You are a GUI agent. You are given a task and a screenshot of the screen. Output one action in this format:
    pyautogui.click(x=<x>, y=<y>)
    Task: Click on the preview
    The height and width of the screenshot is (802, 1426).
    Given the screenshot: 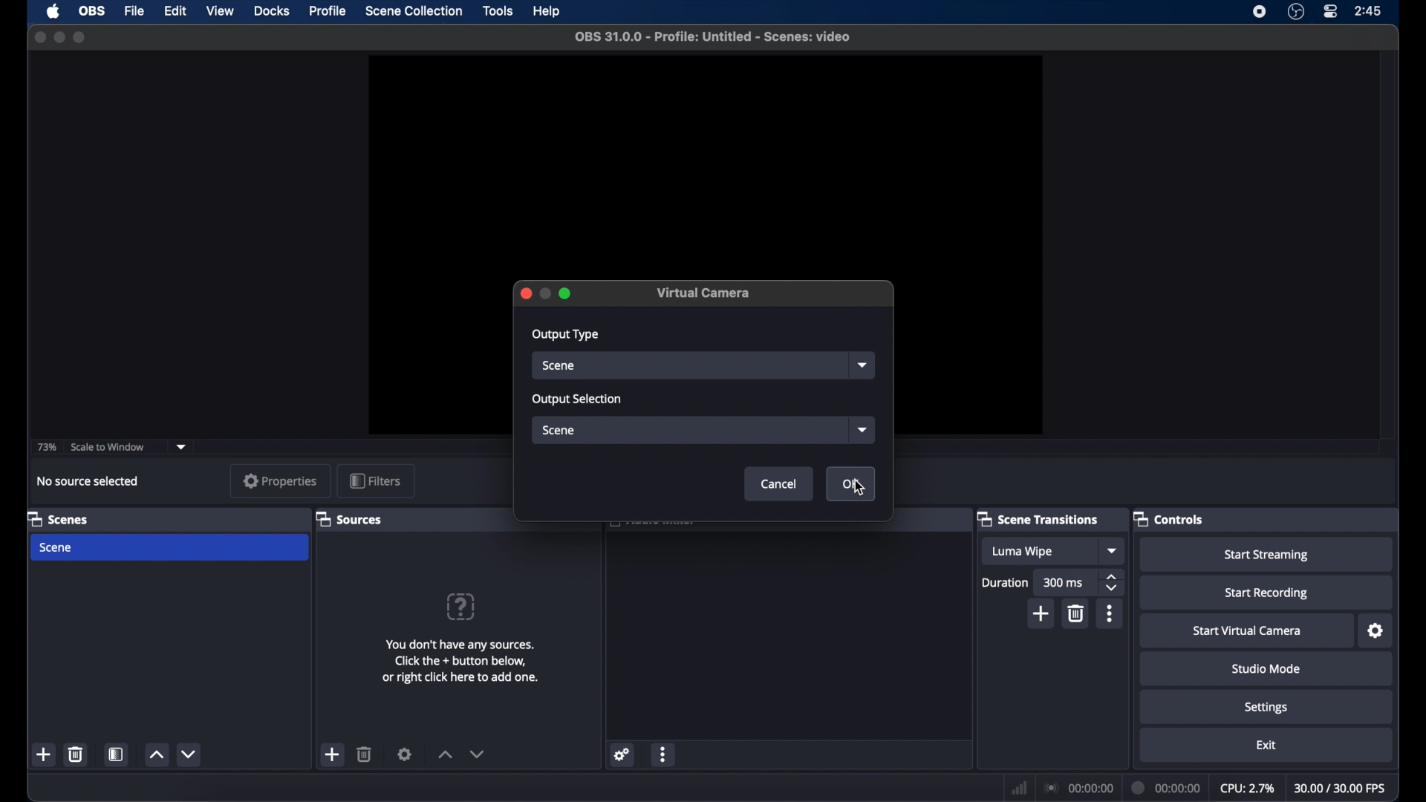 What is the action you would take?
    pyautogui.click(x=706, y=163)
    